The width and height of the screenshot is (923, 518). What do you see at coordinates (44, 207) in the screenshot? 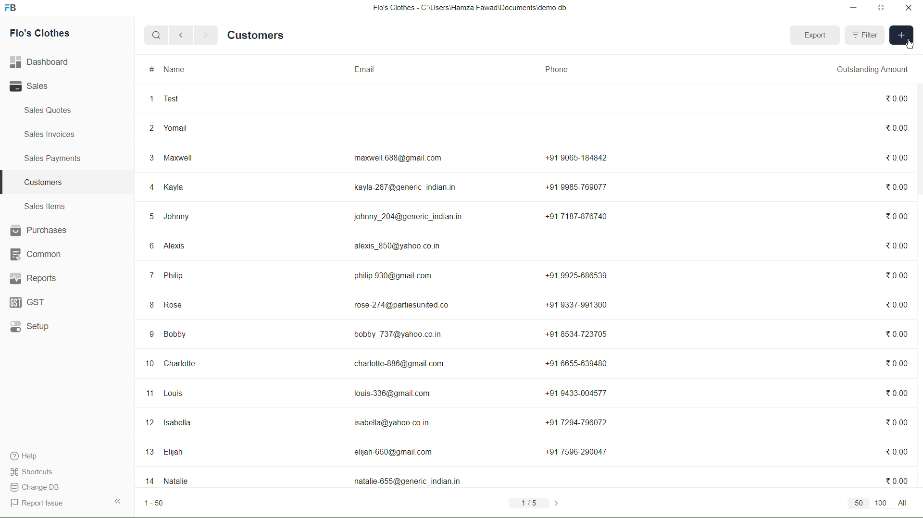
I see `Sales Items` at bounding box center [44, 207].